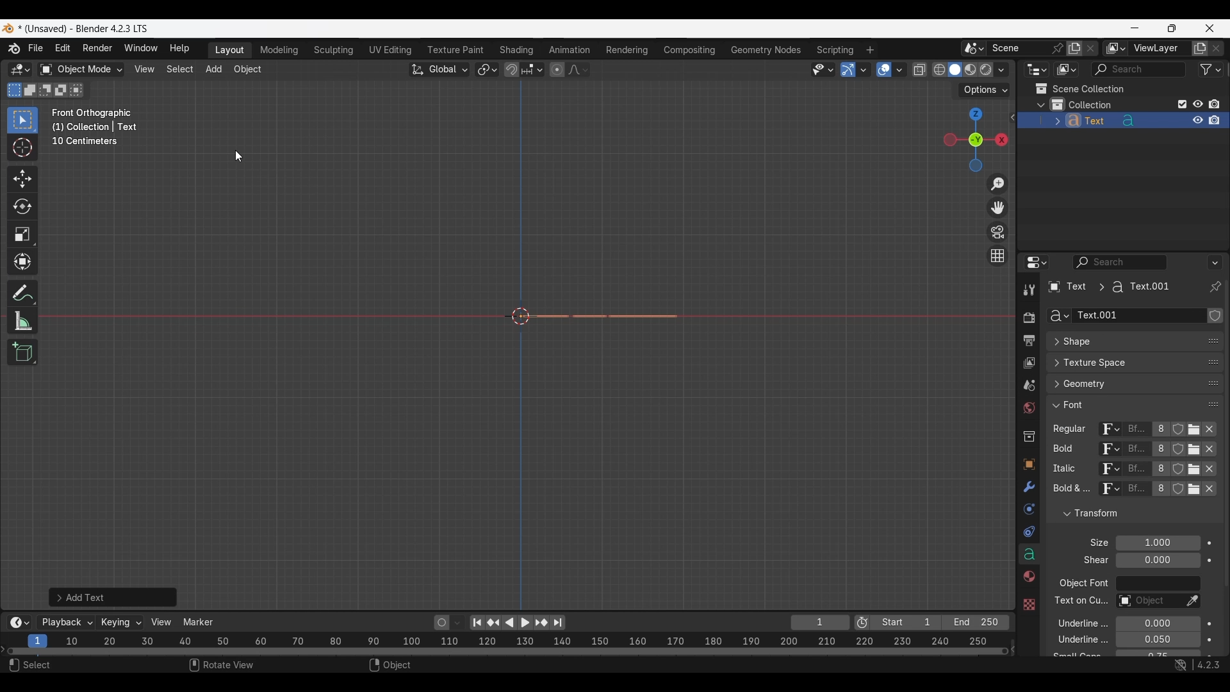  I want to click on Jump to key frame, so click(493, 623).